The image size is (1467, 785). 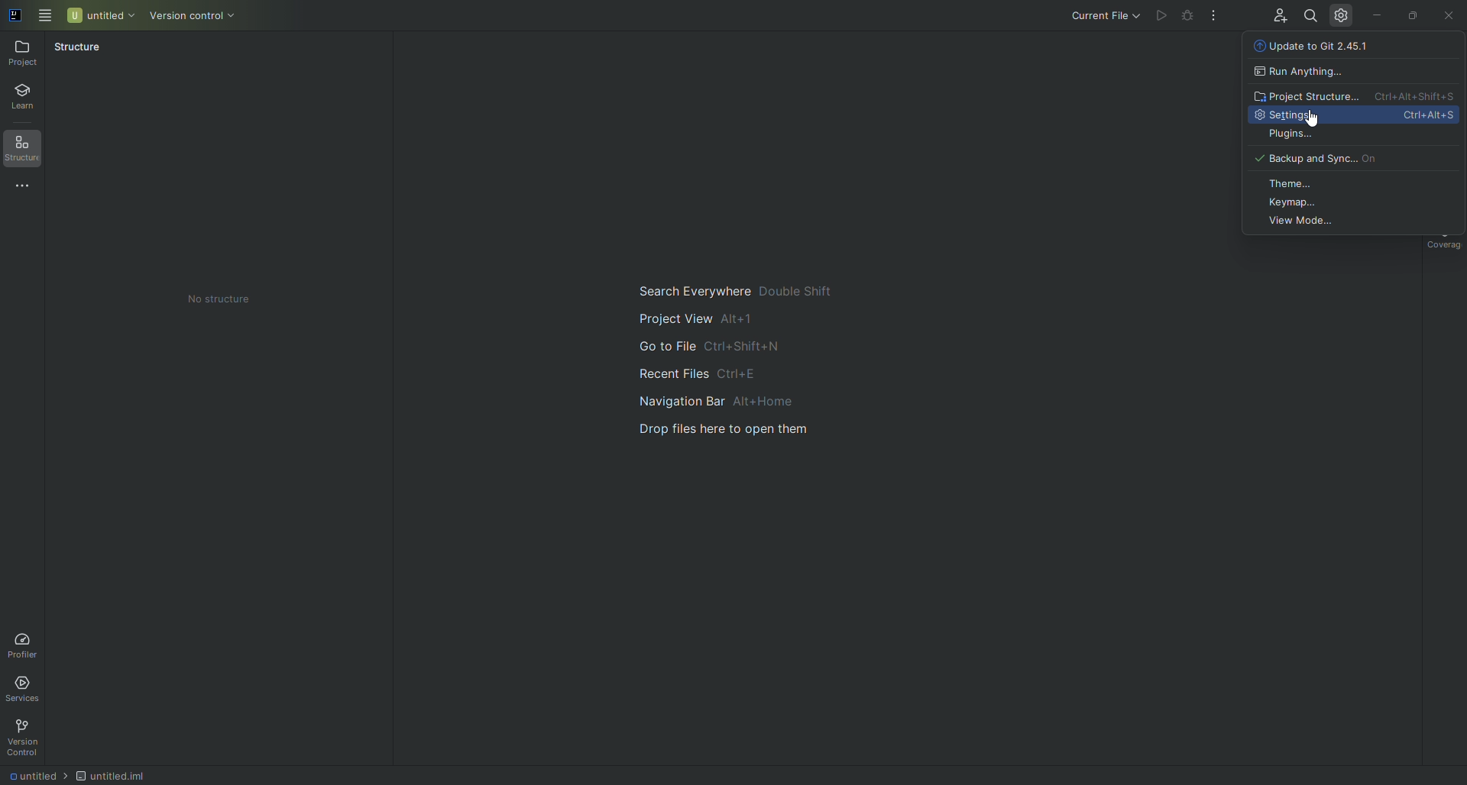 I want to click on More Tools, so click(x=28, y=189).